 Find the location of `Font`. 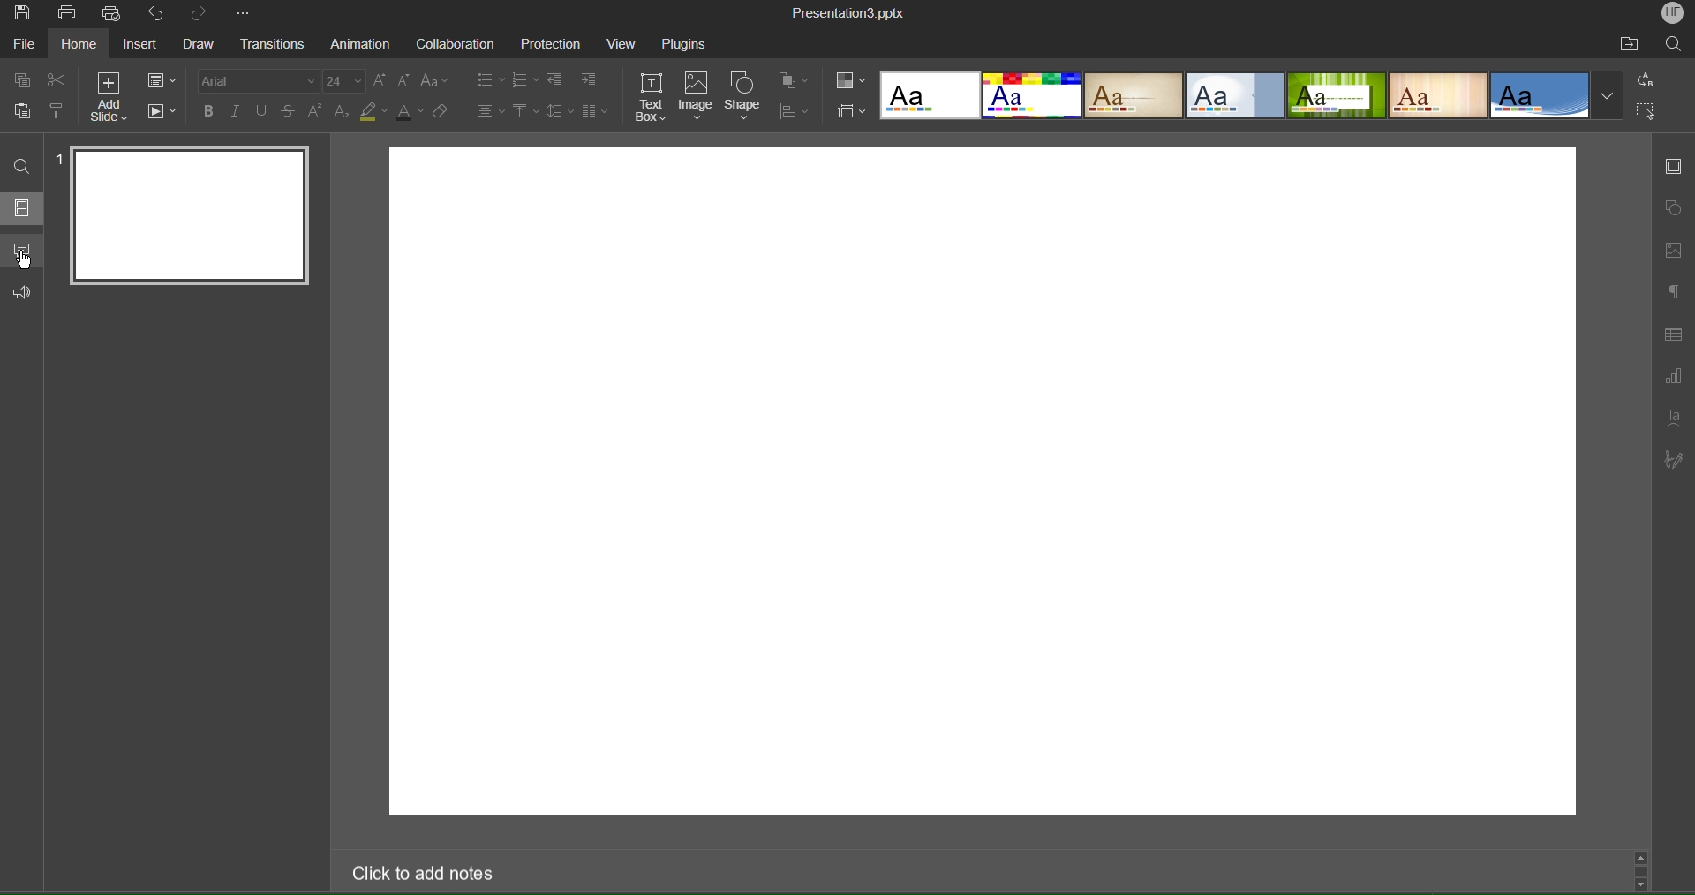

Font is located at coordinates (259, 81).